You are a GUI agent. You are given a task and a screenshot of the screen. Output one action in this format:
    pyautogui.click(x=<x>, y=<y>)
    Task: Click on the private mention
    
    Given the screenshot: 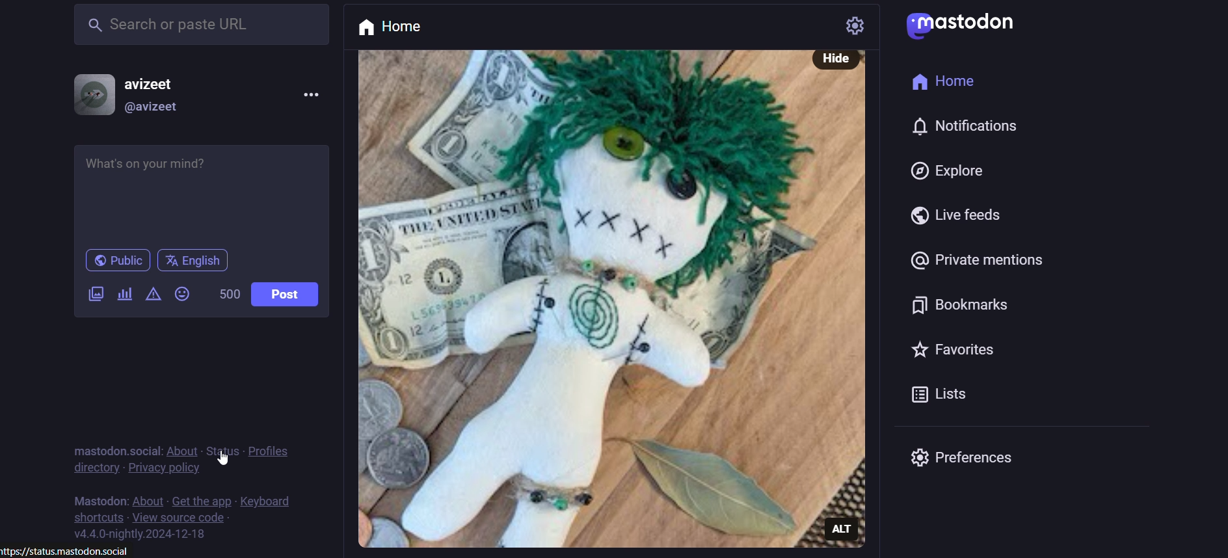 What is the action you would take?
    pyautogui.click(x=972, y=264)
    